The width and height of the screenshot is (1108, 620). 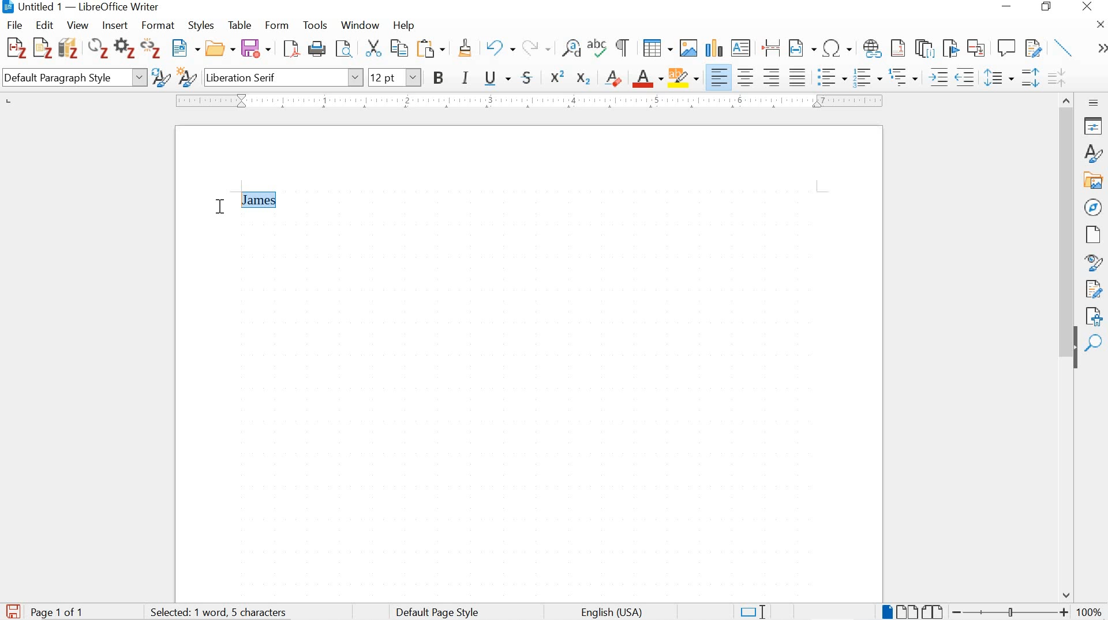 I want to click on insert text box, so click(x=741, y=48).